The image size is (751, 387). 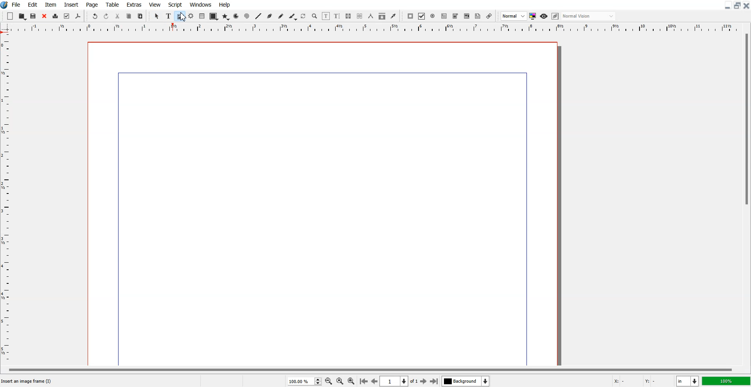 What do you see at coordinates (157, 16) in the screenshot?
I see `Select Item` at bounding box center [157, 16].